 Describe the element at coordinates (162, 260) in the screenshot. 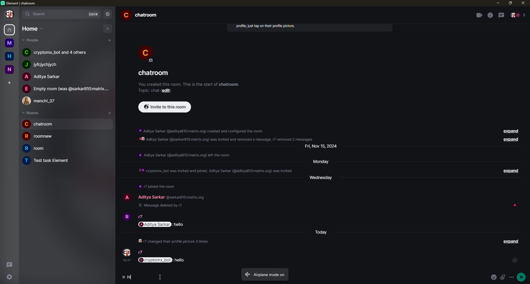

I see `mentioned` at that location.